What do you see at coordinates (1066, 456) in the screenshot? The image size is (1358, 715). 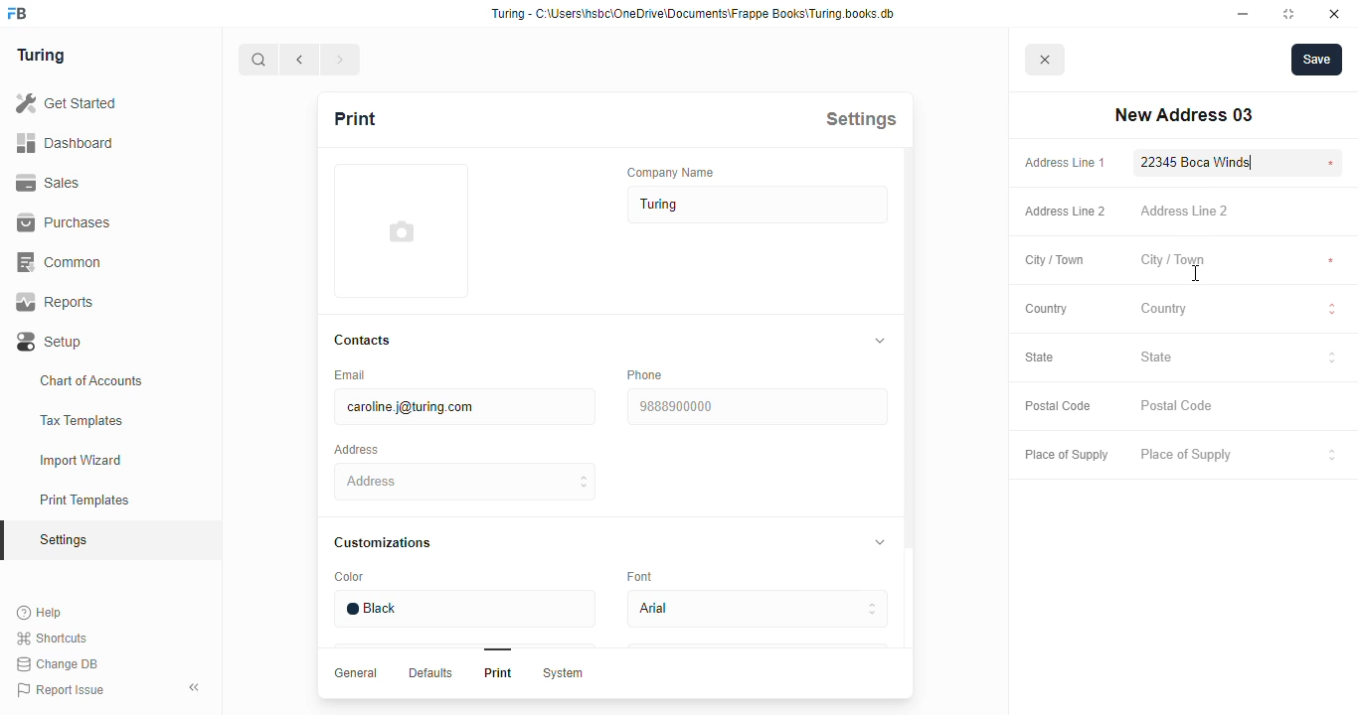 I see `place of supply` at bounding box center [1066, 456].